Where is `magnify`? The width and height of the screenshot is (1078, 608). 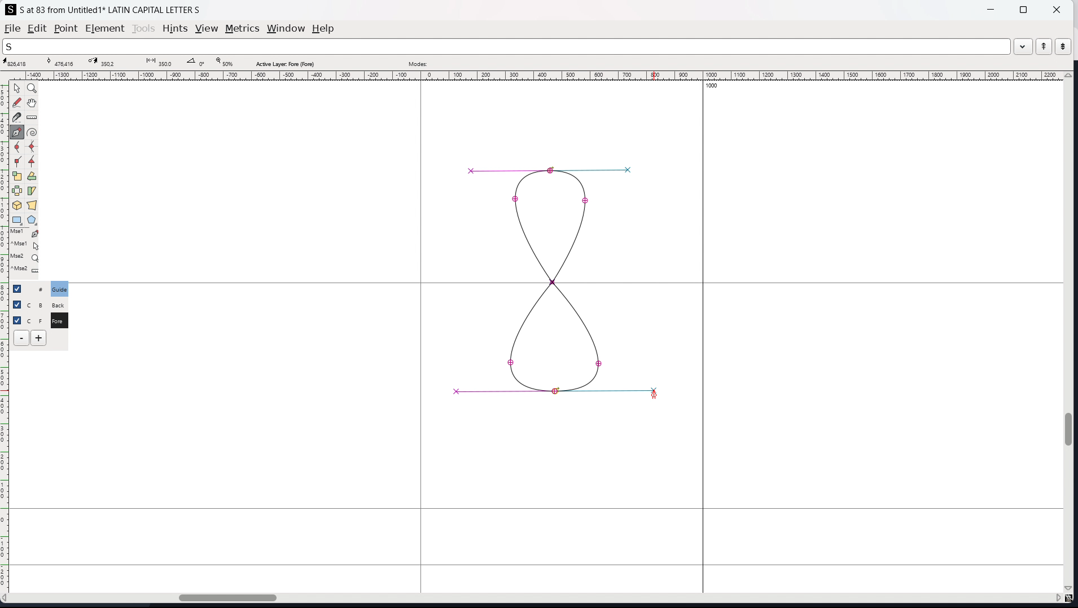 magnify is located at coordinates (33, 89).